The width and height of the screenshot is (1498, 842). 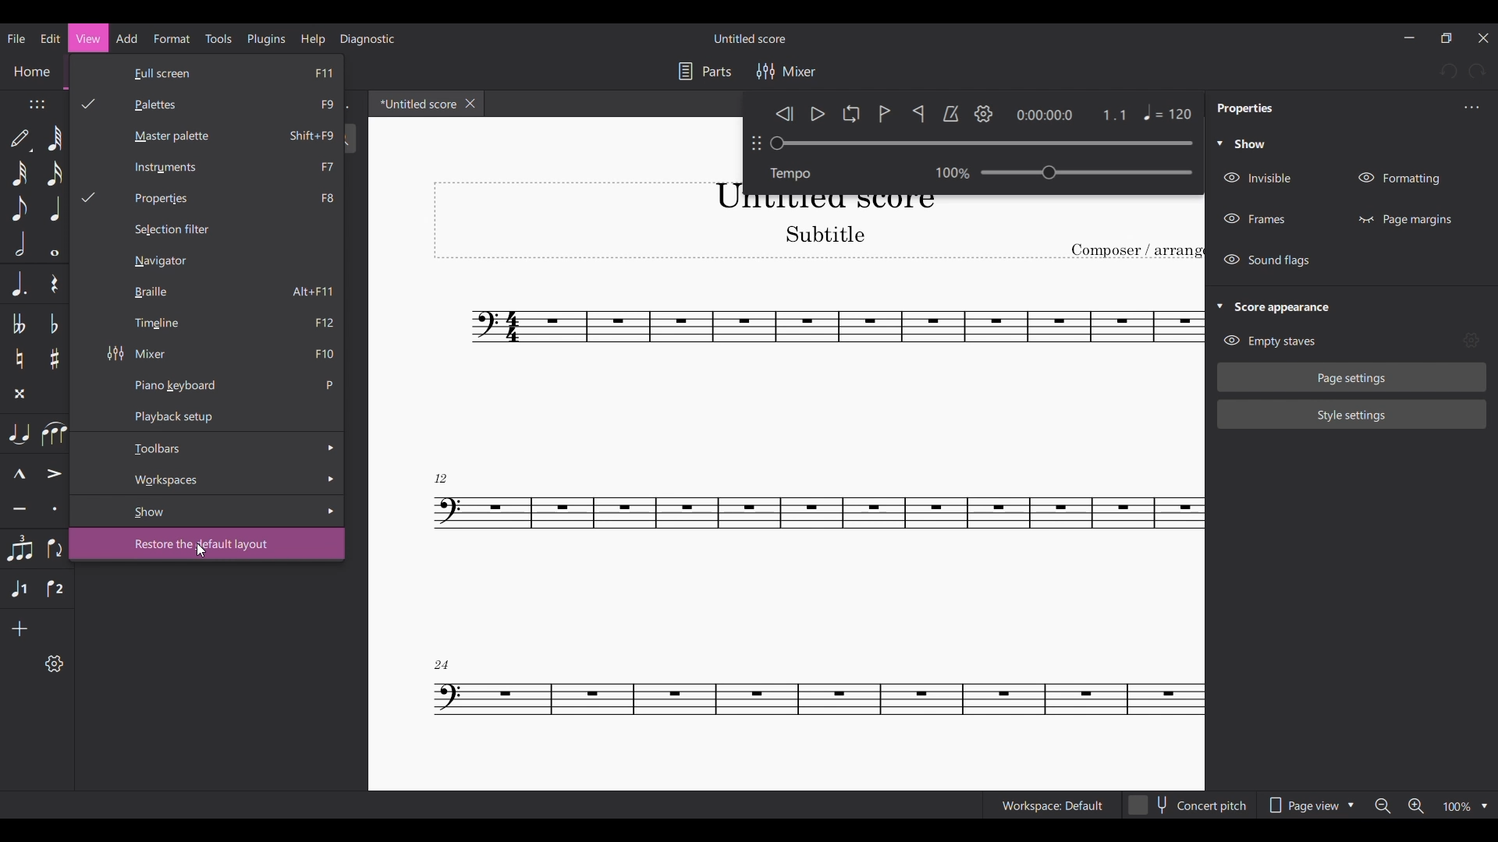 I want to click on Voice 2, so click(x=55, y=589).